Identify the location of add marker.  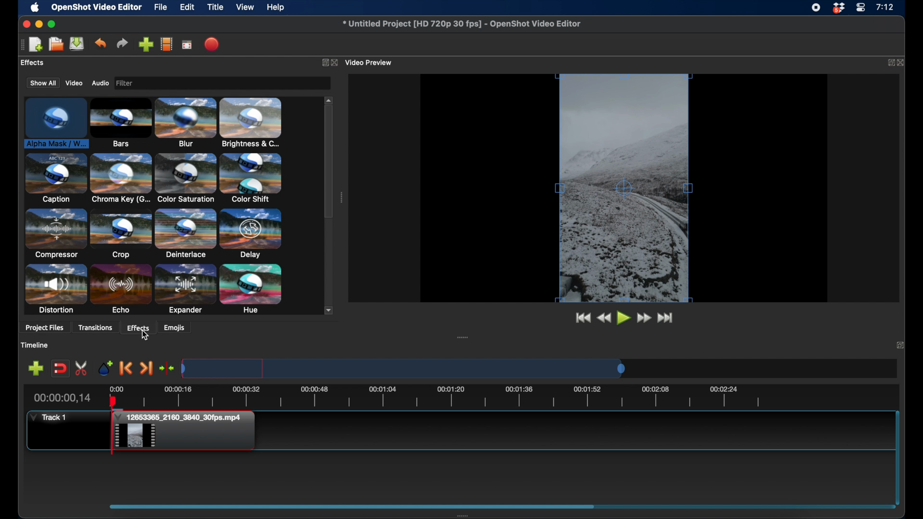
(104, 368).